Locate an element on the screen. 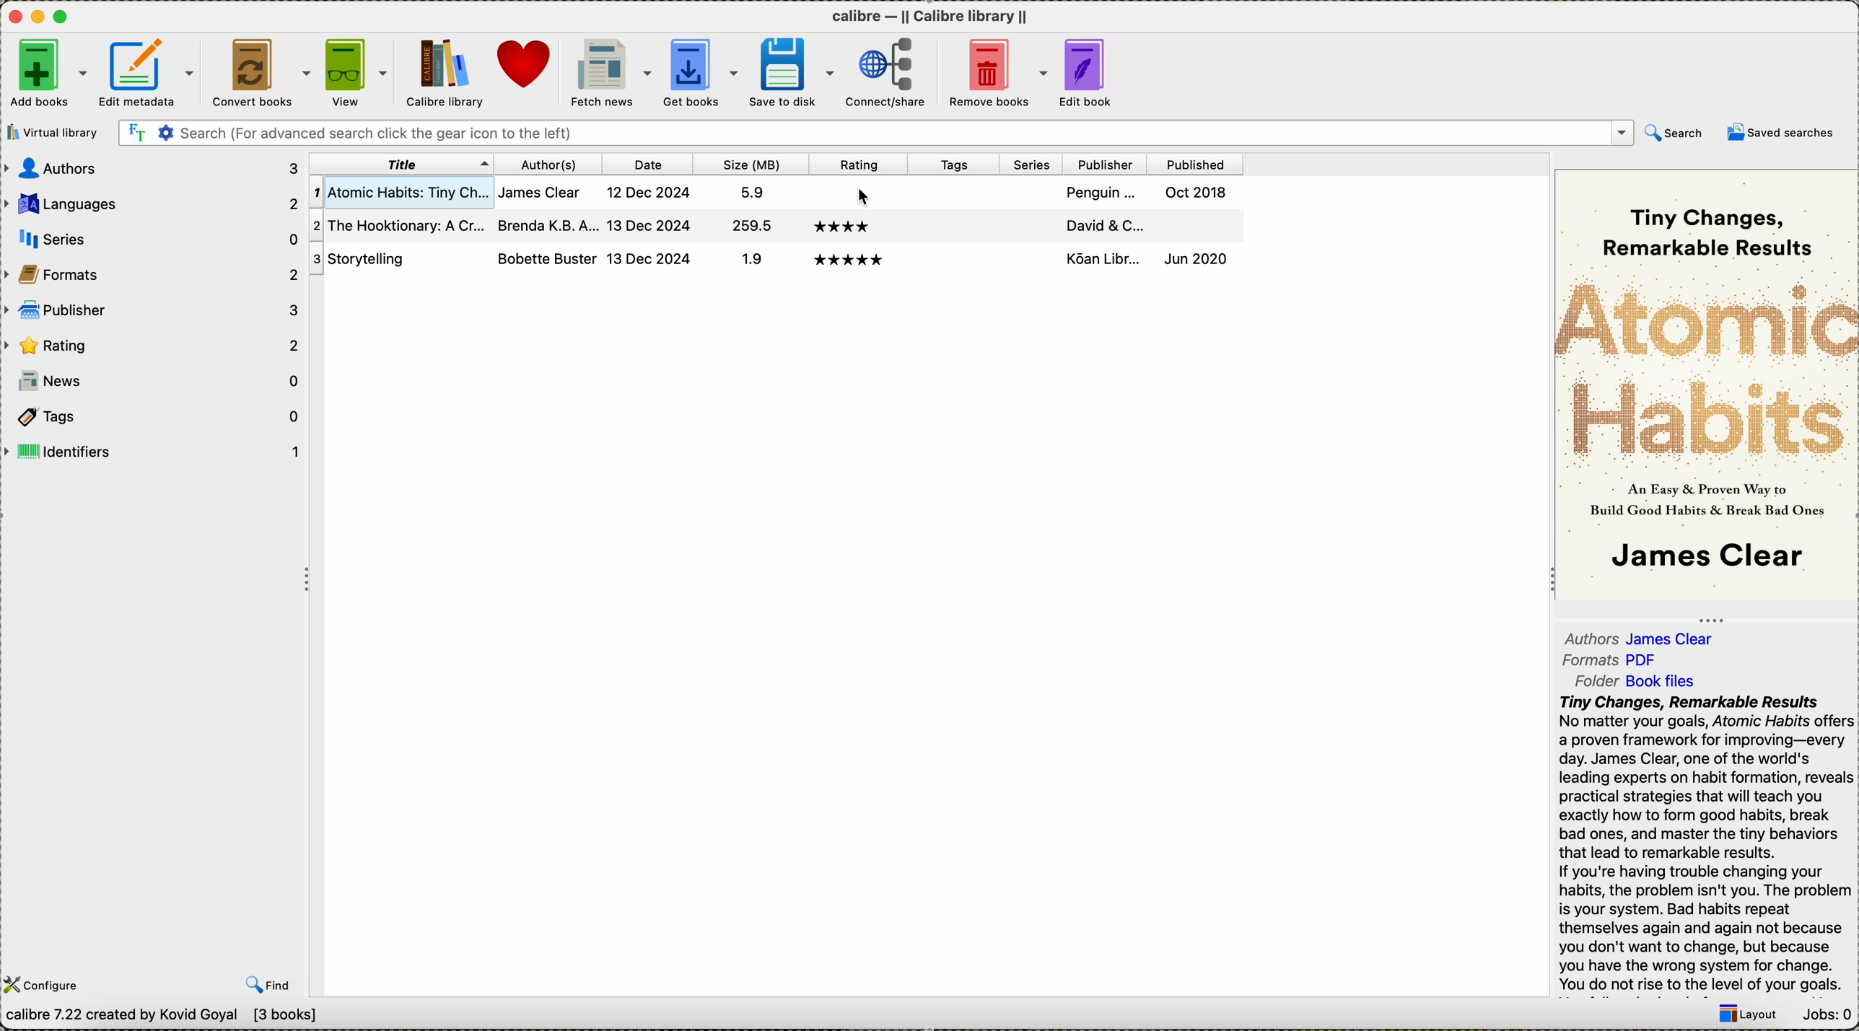  formats is located at coordinates (152, 273).